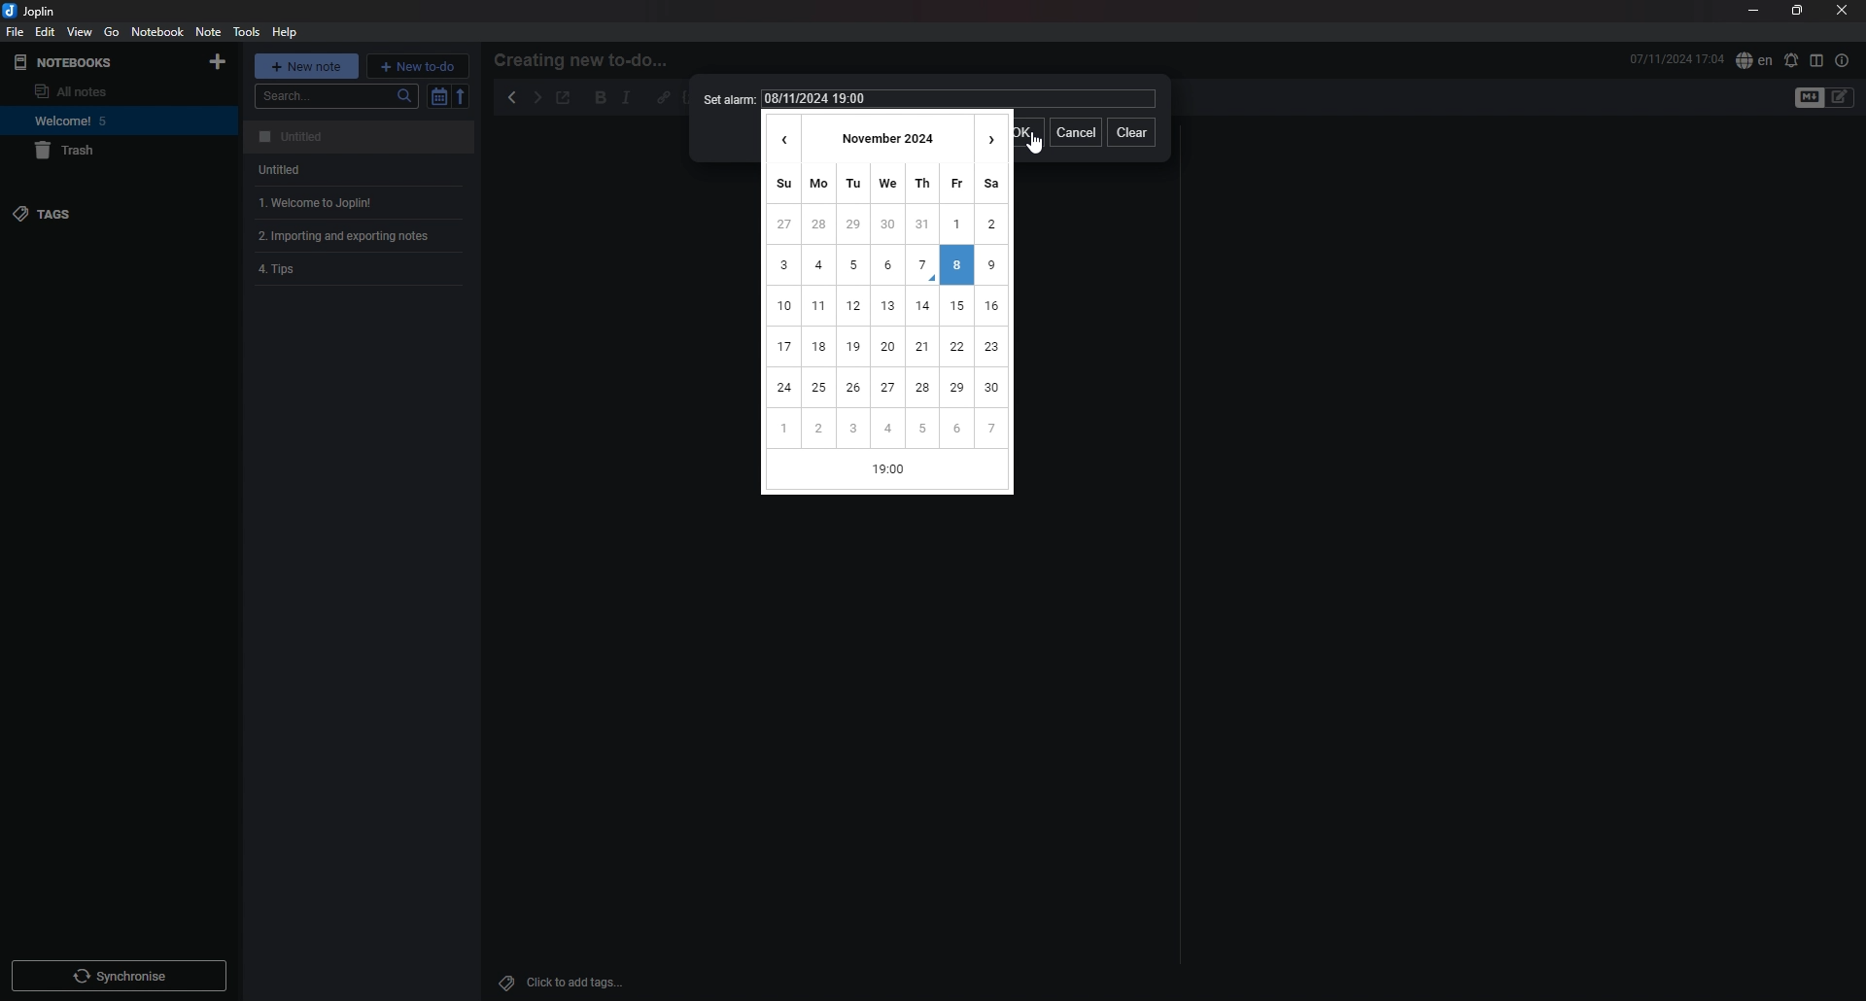 This screenshot has height=1001, width=1866. I want to click on toggle editors, so click(1841, 97).